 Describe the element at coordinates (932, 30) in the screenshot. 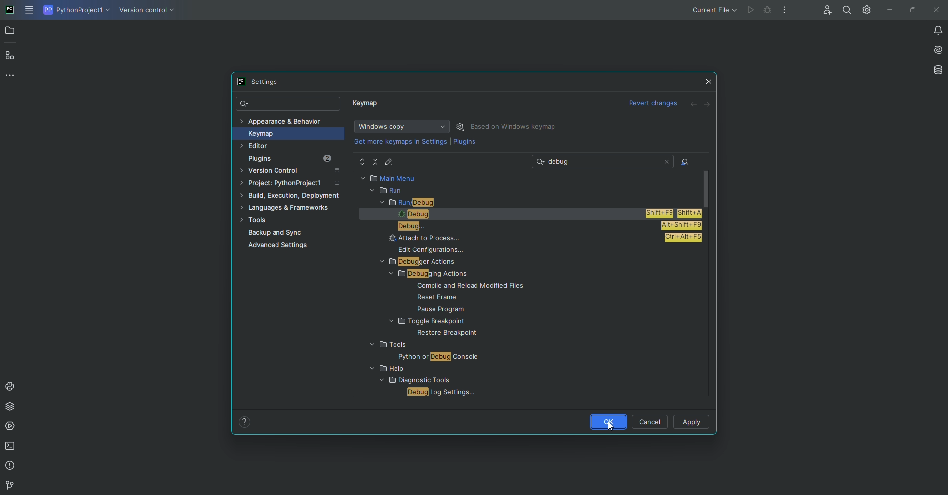

I see `Notifications` at that location.